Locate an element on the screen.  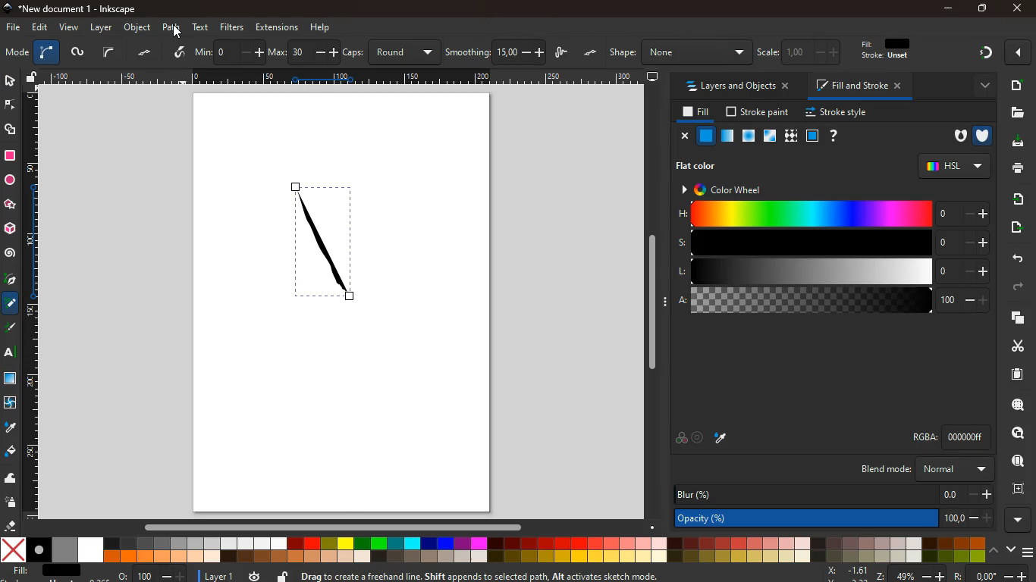
layers and objects is located at coordinates (736, 86).